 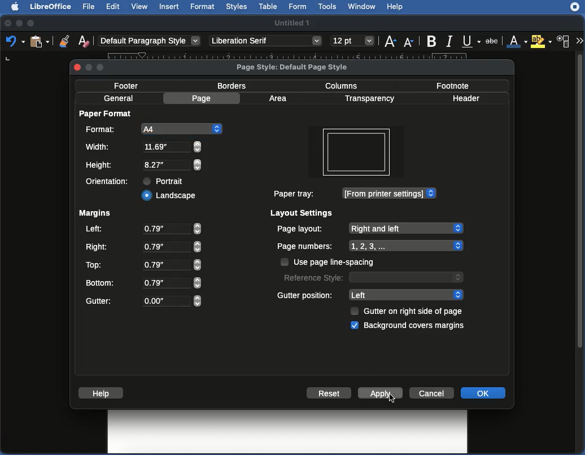 I want to click on Height , so click(x=102, y=165).